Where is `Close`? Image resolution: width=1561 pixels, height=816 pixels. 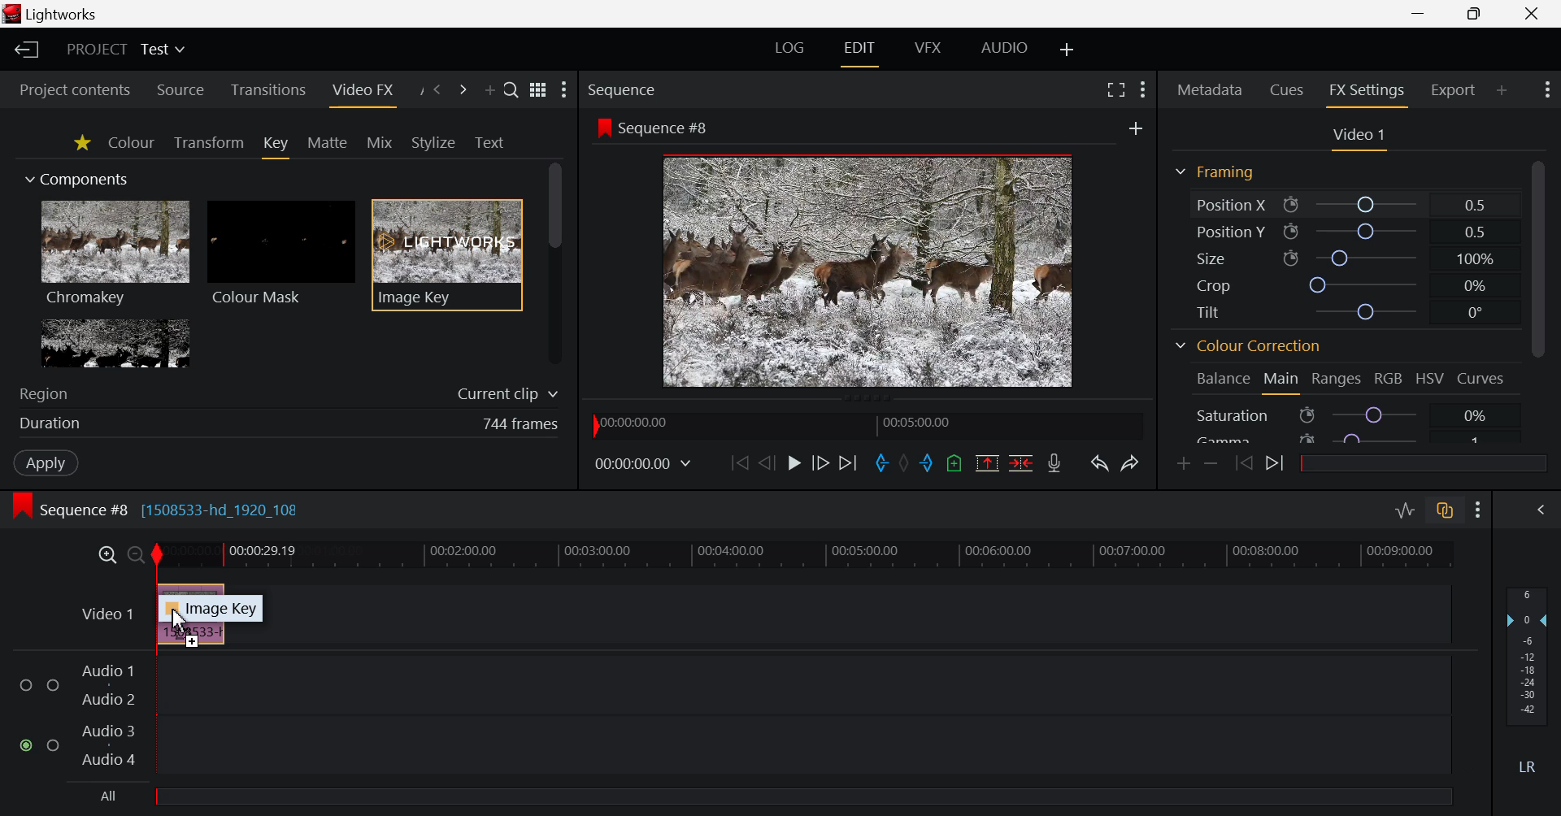
Close is located at coordinates (1532, 14).